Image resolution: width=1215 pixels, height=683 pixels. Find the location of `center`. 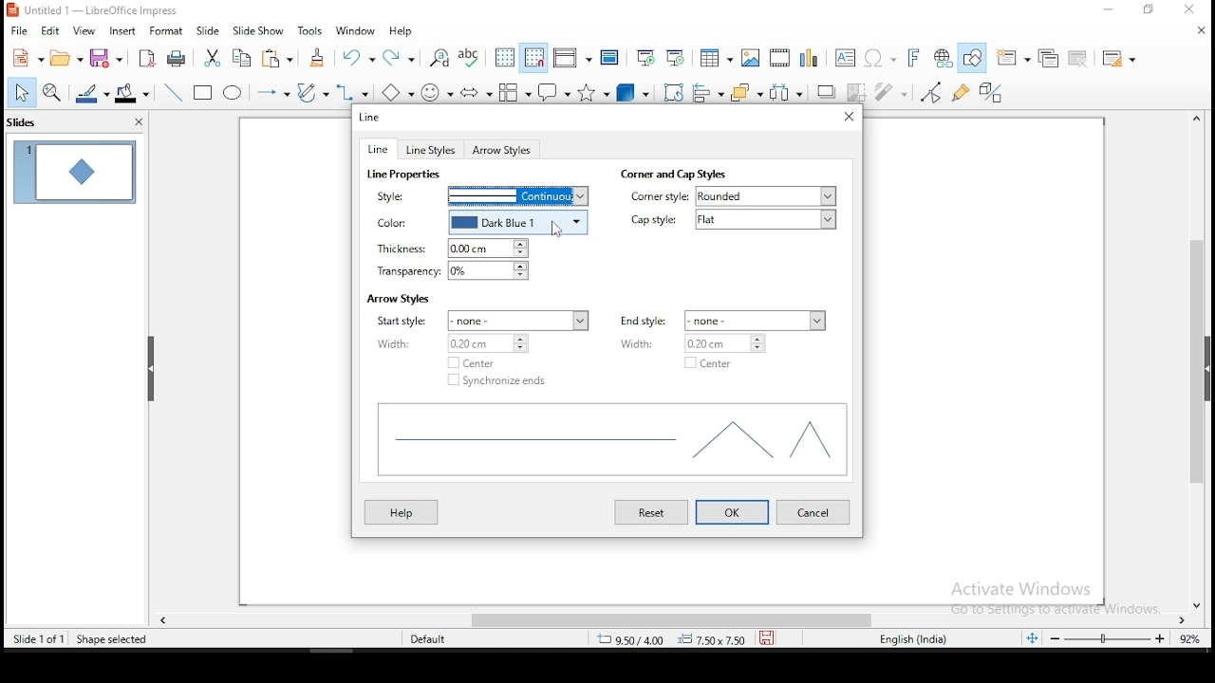

center is located at coordinates (476, 362).